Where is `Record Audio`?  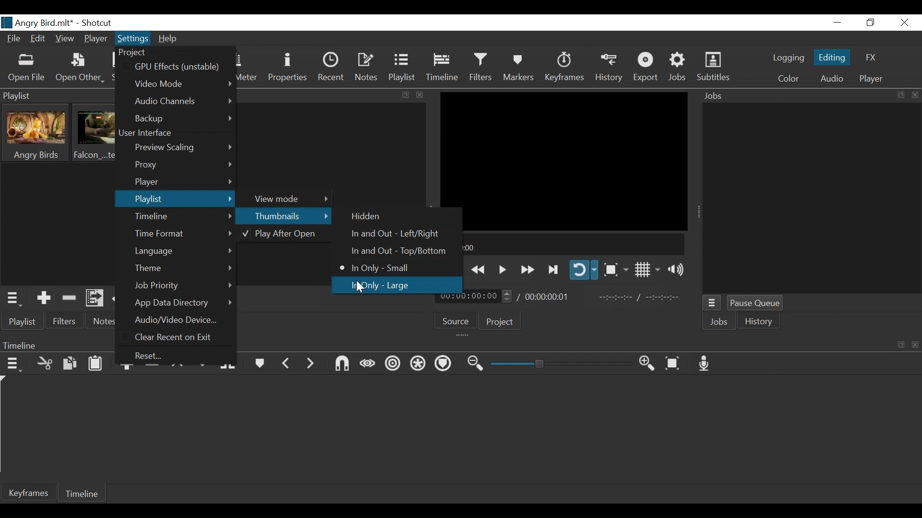
Record Audio is located at coordinates (705, 364).